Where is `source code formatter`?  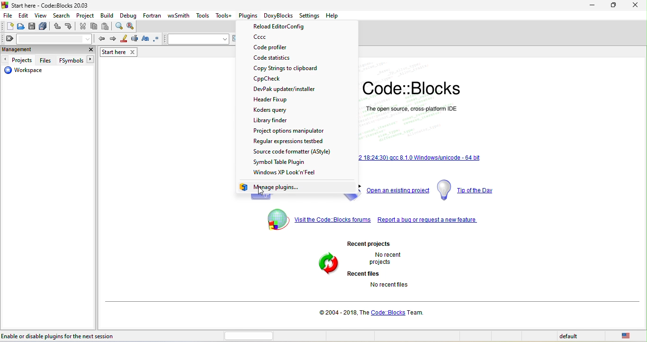
source code formatter is located at coordinates (293, 151).